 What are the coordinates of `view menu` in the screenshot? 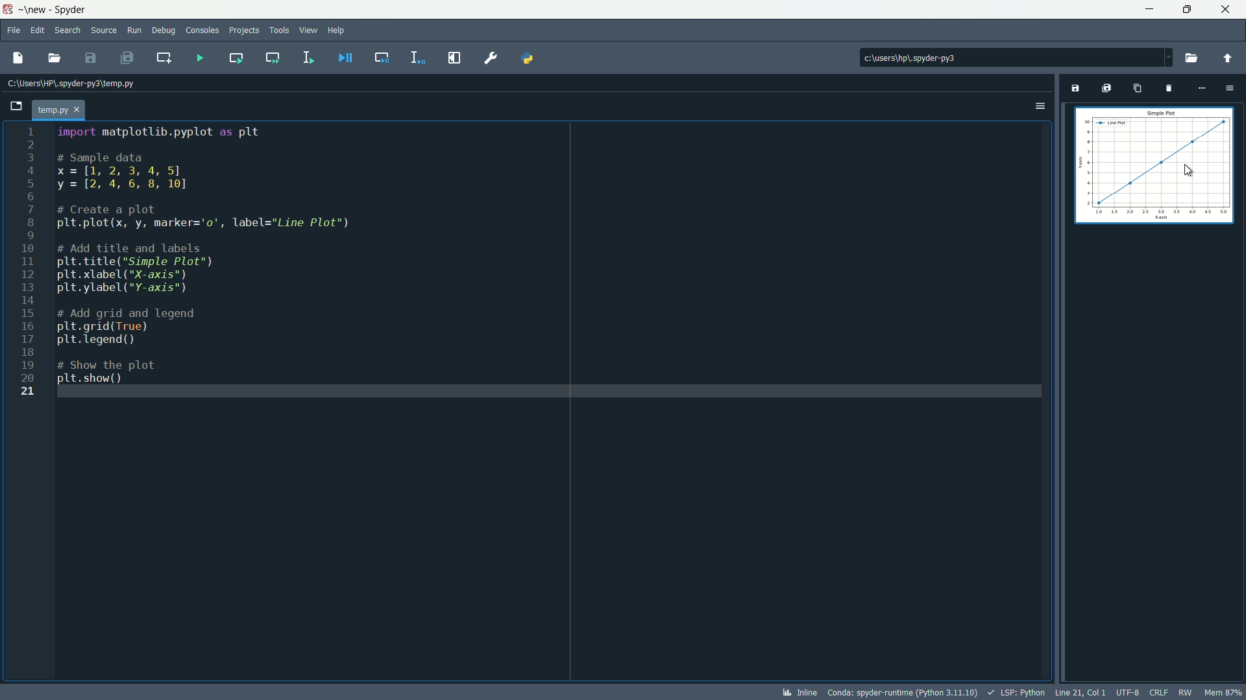 It's located at (308, 30).